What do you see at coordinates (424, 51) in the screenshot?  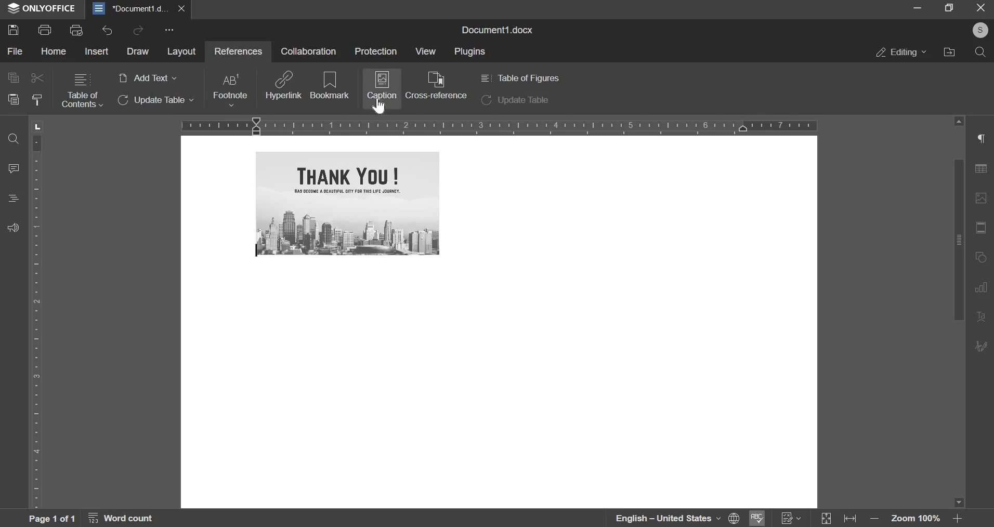 I see `view` at bounding box center [424, 51].